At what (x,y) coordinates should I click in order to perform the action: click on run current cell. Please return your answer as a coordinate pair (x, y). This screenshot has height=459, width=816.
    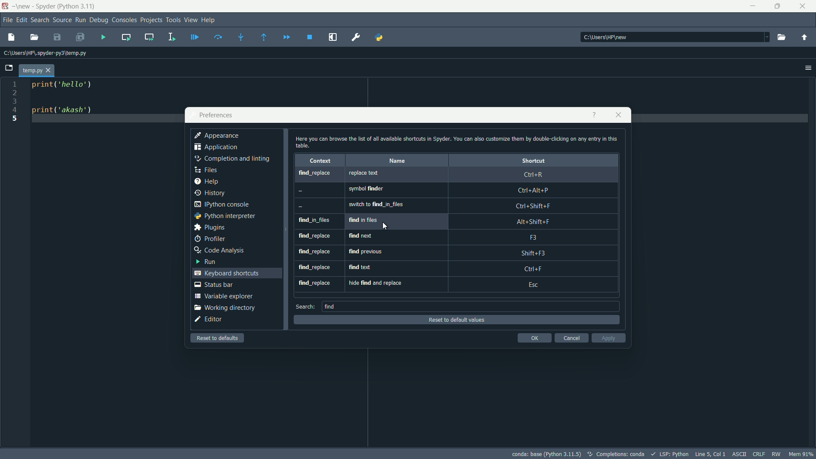
    Looking at the image, I should click on (126, 37).